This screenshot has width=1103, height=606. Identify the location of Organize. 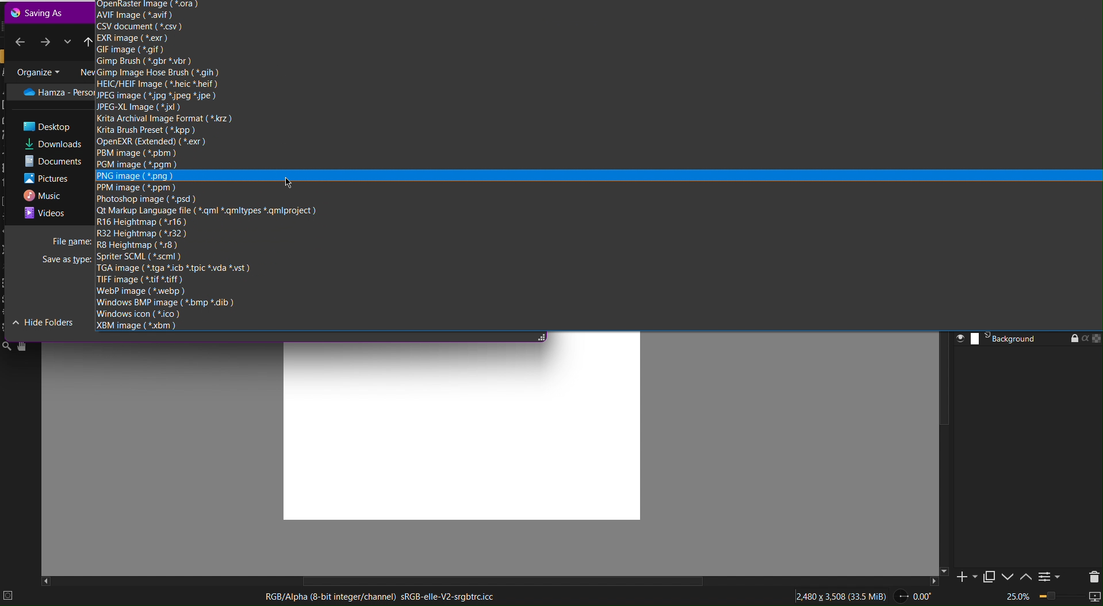
(37, 71).